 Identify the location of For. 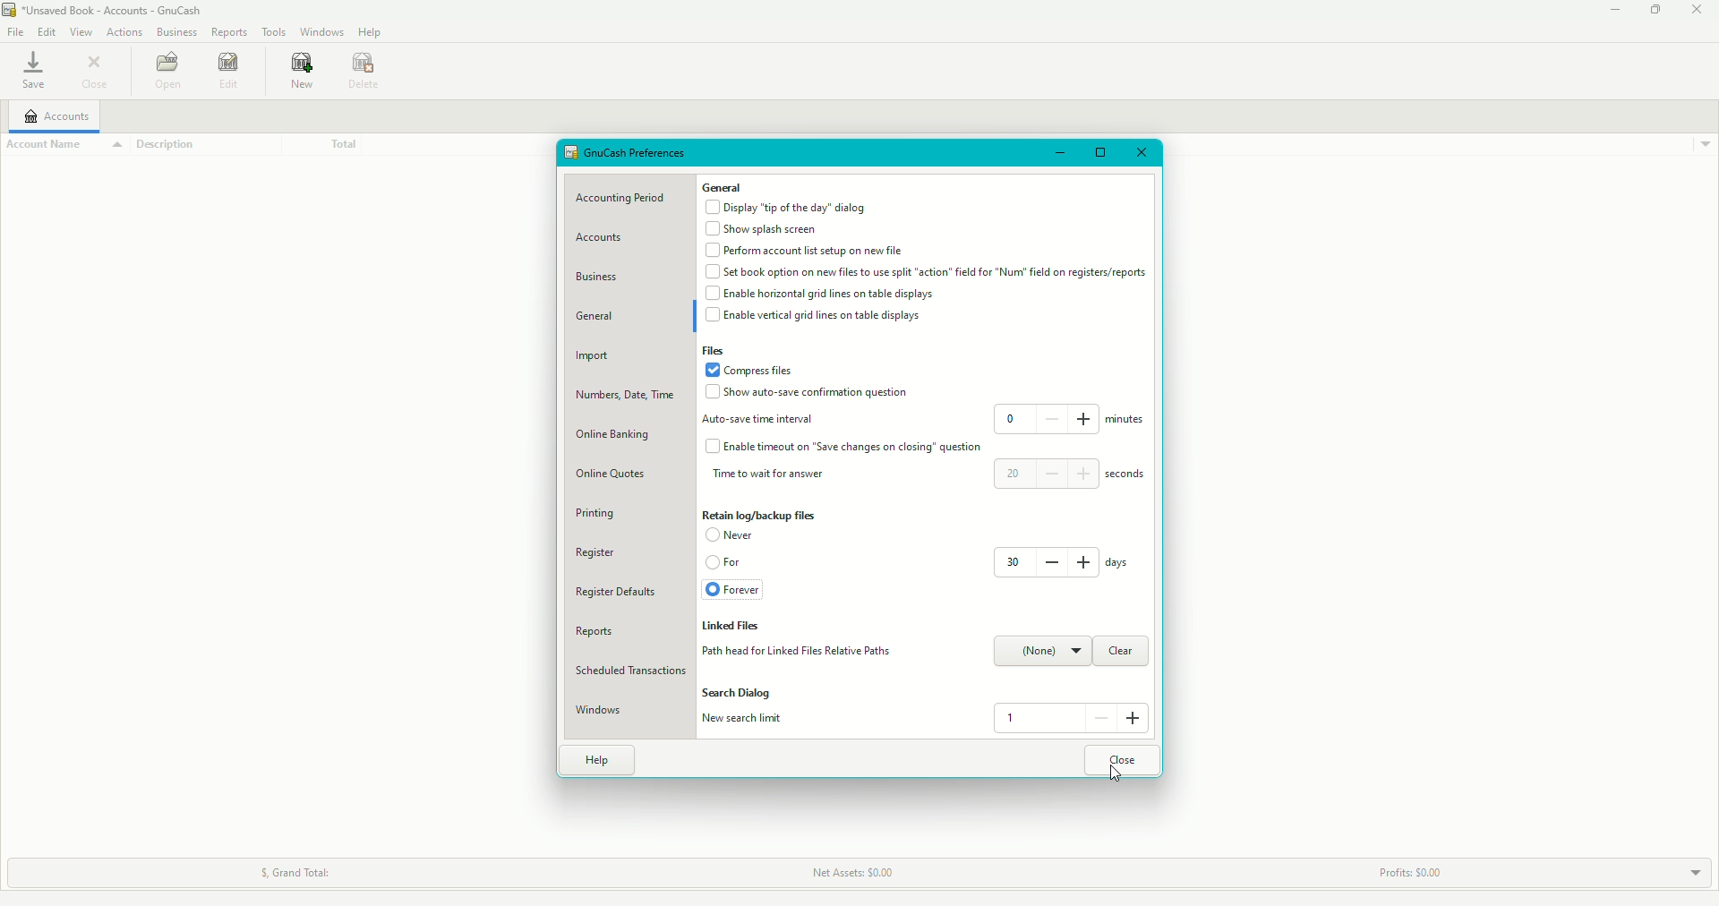
(723, 563).